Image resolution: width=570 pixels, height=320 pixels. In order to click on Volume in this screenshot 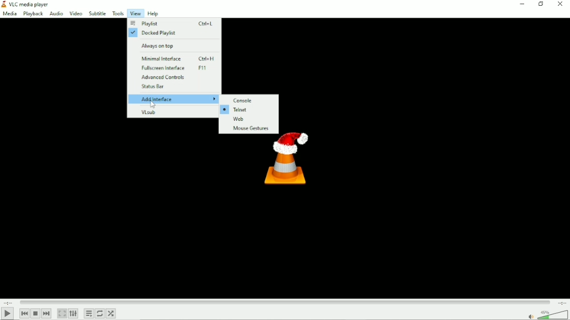, I will do `click(546, 314)`.